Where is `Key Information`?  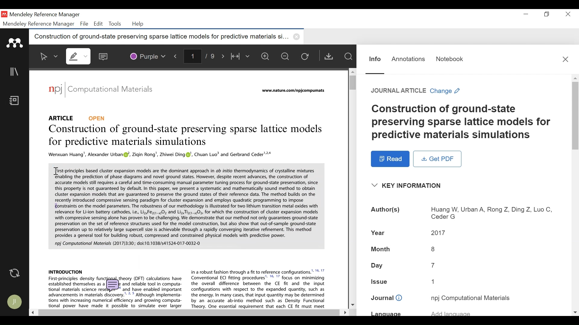 Key Information is located at coordinates (408, 186).